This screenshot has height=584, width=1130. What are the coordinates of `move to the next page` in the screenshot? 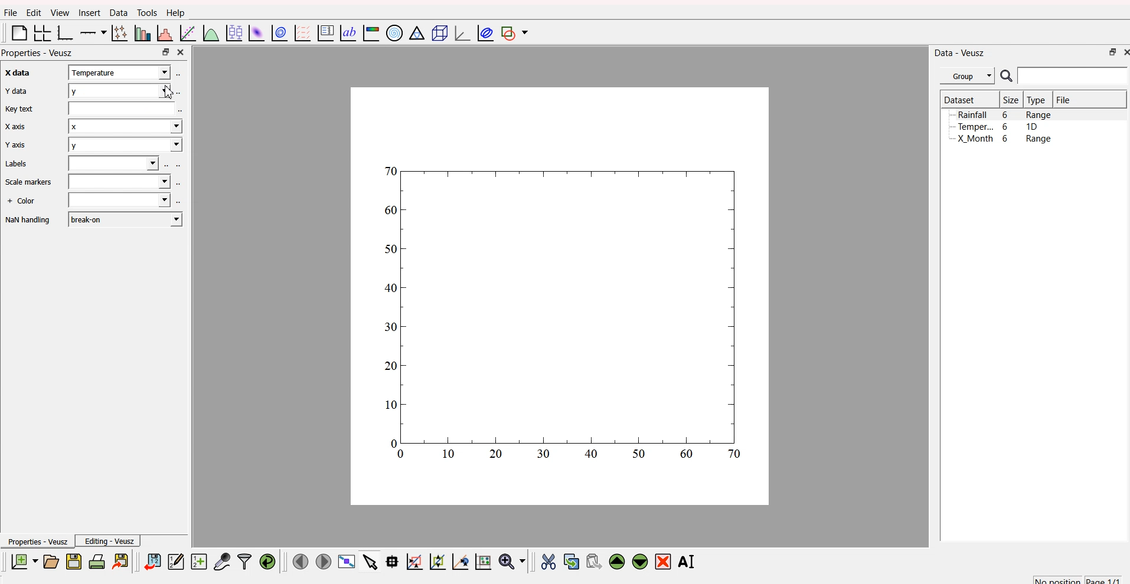 It's located at (325, 562).